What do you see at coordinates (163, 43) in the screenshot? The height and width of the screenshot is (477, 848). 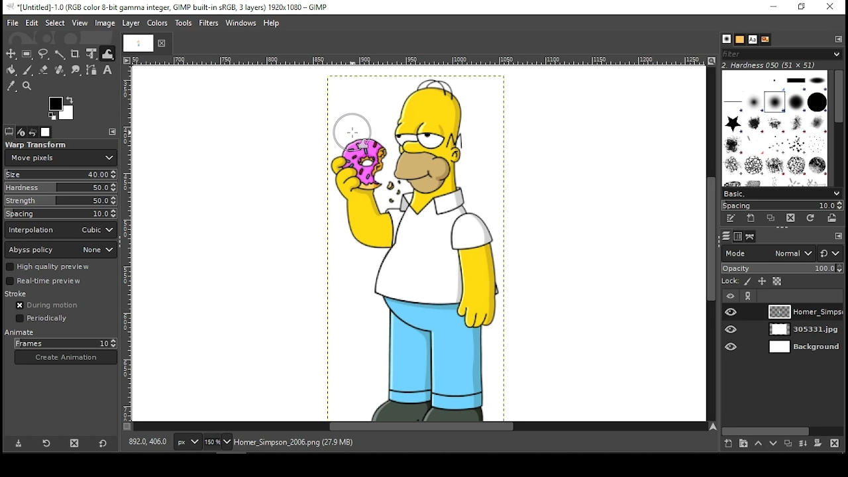 I see `close` at bounding box center [163, 43].